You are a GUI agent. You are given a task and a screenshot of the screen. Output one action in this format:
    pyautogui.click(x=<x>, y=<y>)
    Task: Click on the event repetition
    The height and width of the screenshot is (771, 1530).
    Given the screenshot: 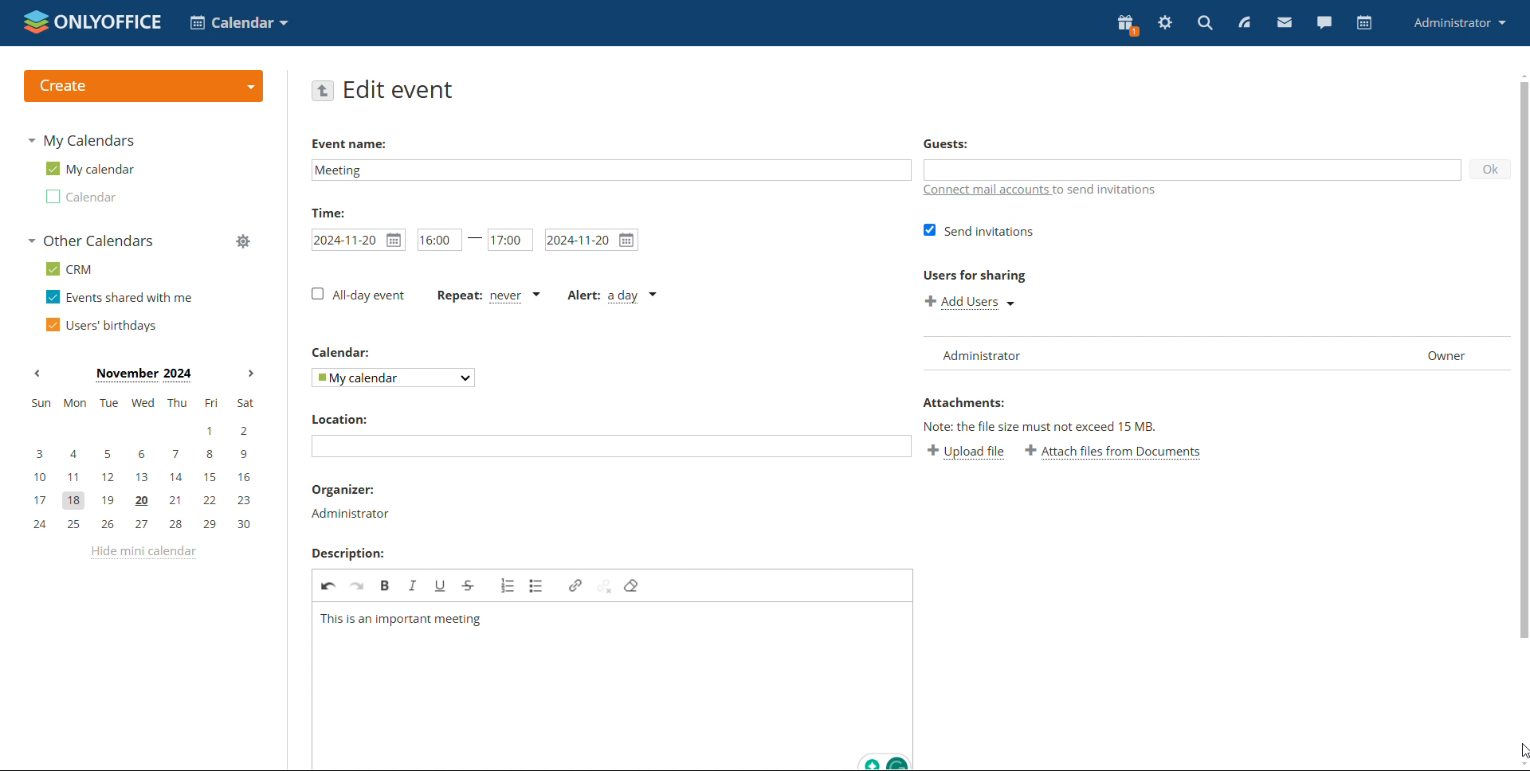 What is the action you would take?
    pyautogui.click(x=488, y=295)
    